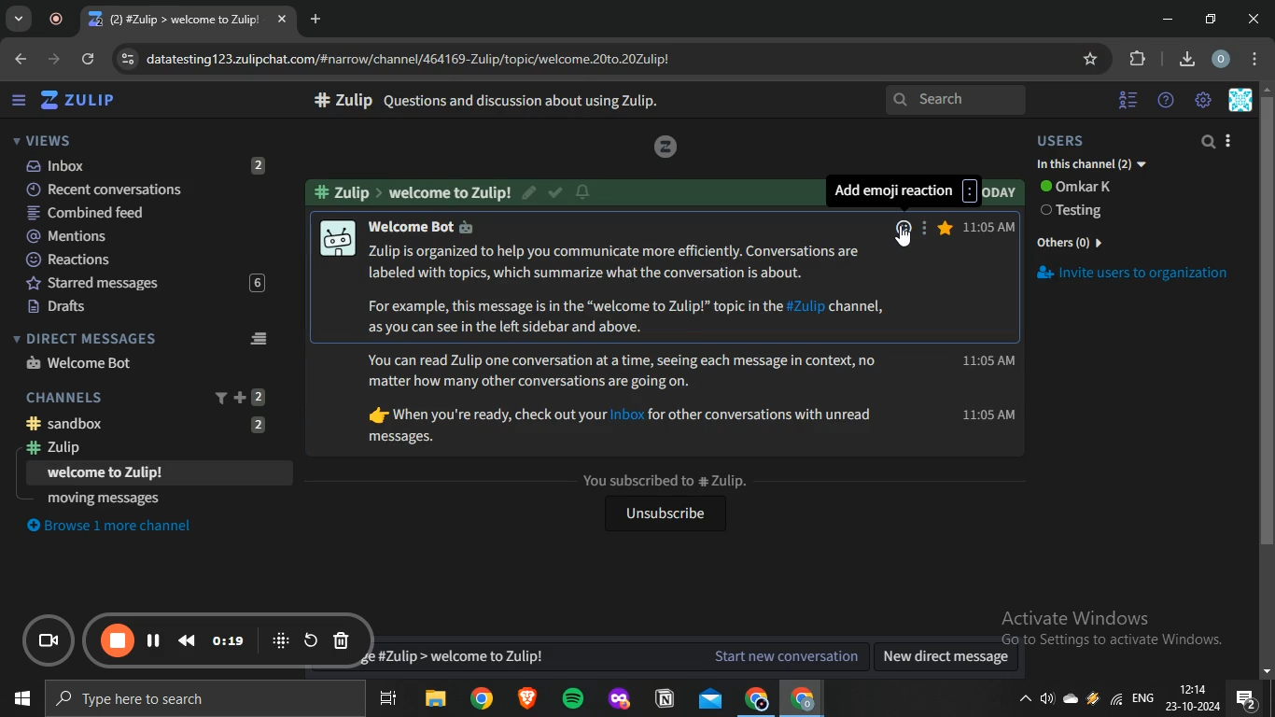 The height and width of the screenshot is (717, 1275). Describe the element at coordinates (144, 260) in the screenshot. I see `reactions` at that location.